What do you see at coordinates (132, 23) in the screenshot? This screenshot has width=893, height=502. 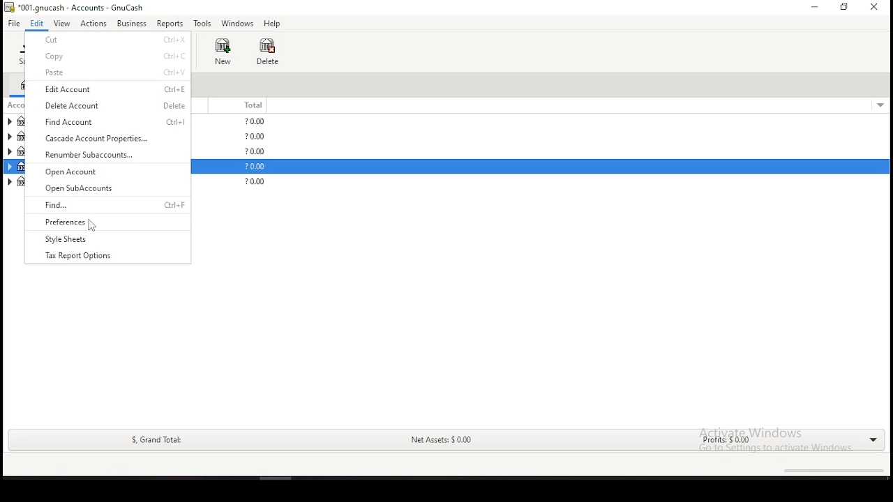 I see `business` at bounding box center [132, 23].